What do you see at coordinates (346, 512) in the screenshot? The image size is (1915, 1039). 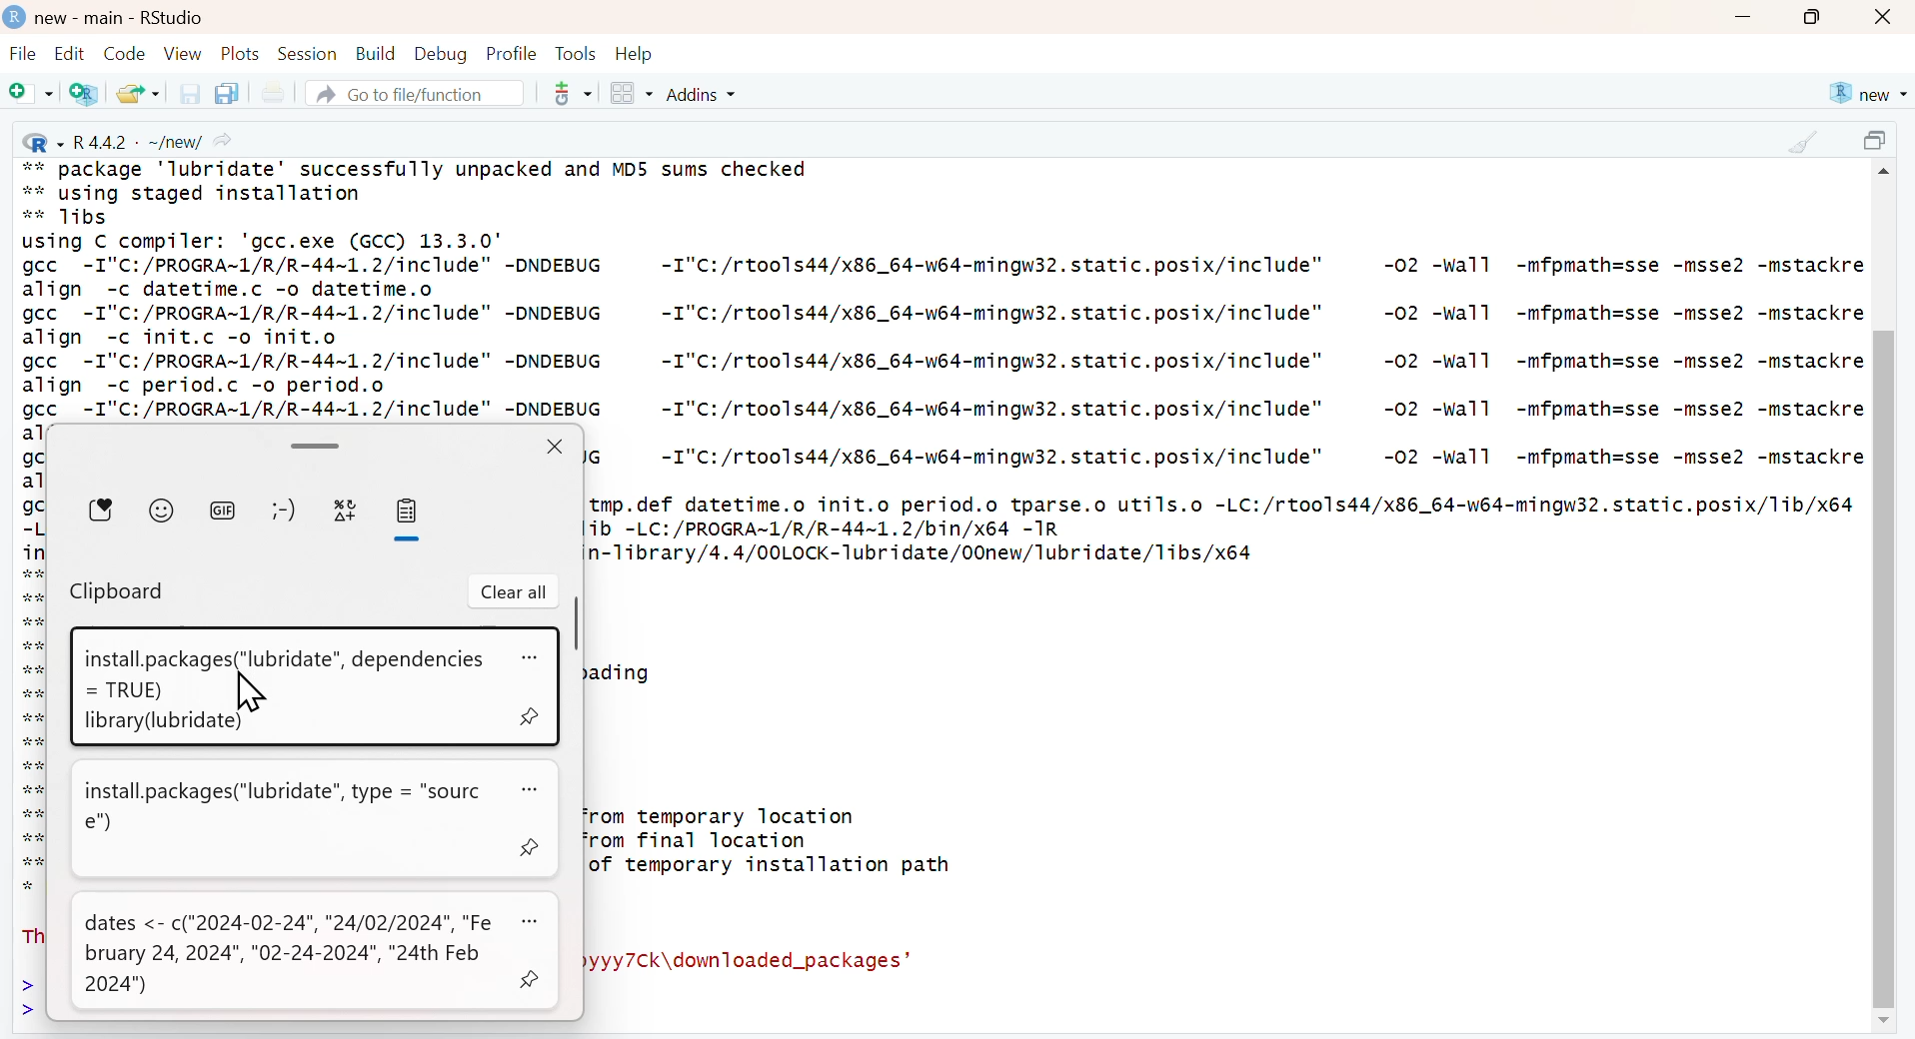 I see `special characters` at bounding box center [346, 512].